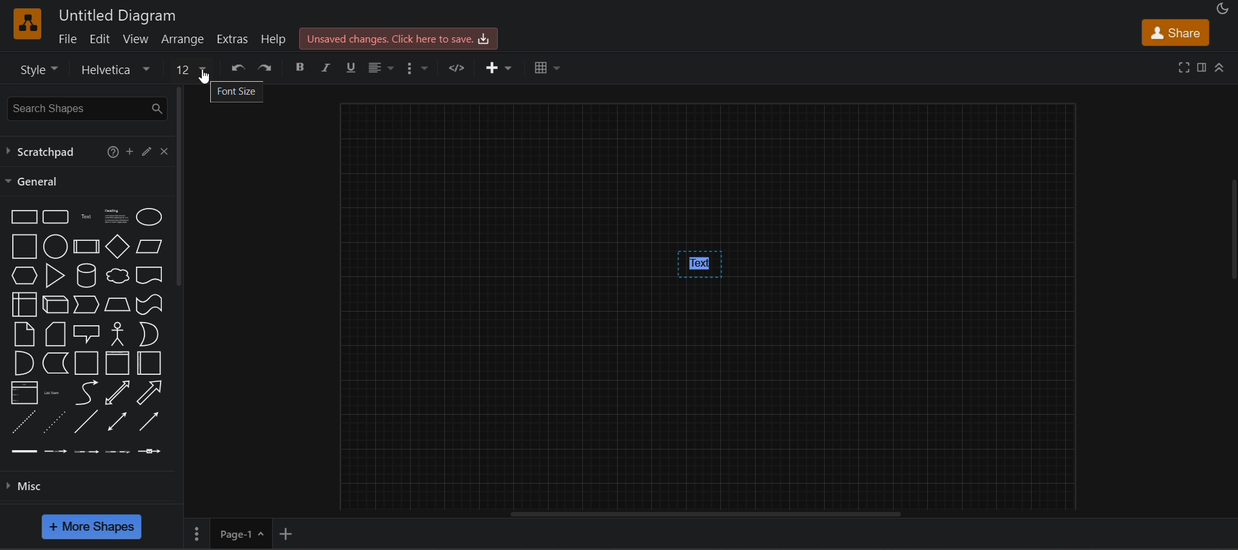 This screenshot has height=550, width=1238. I want to click on format, so click(422, 68).